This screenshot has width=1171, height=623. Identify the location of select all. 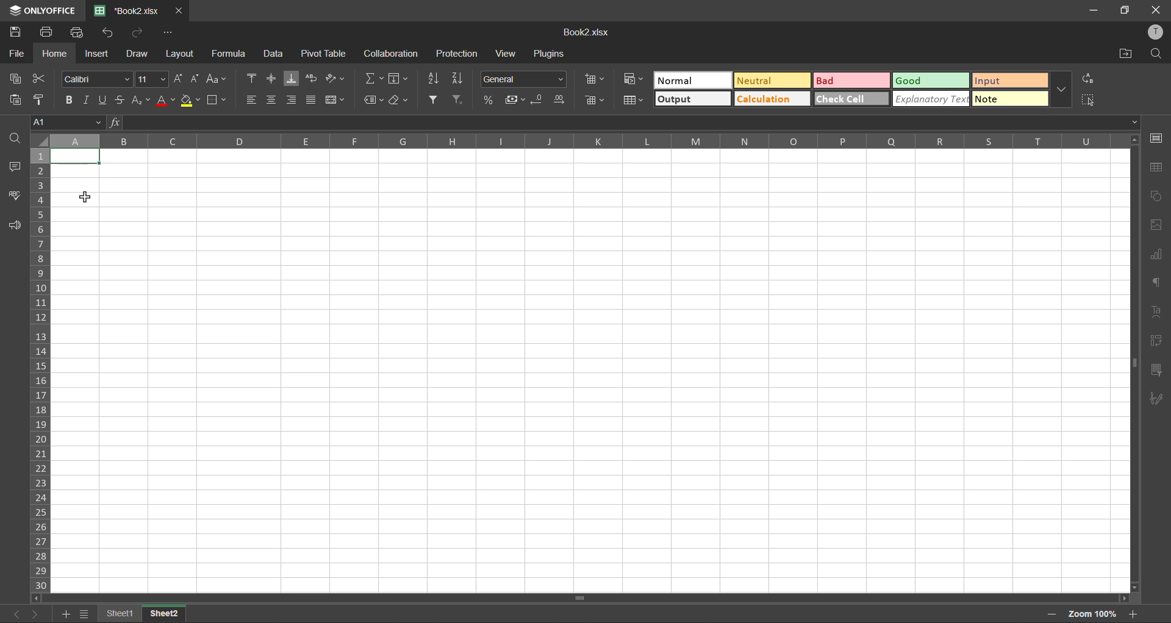
(1089, 100).